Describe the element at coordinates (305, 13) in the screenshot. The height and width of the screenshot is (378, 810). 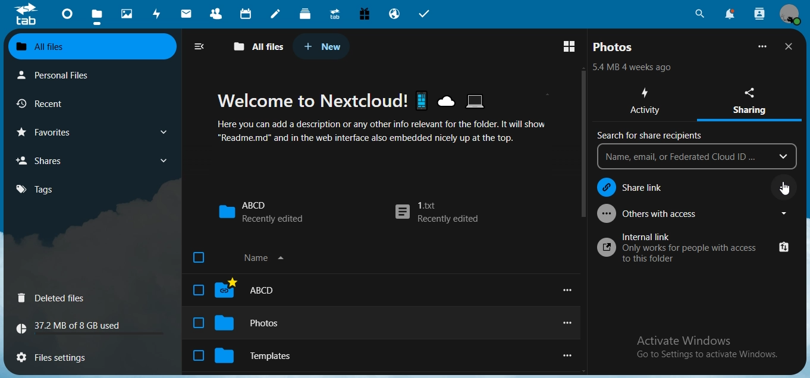
I see `deck` at that location.